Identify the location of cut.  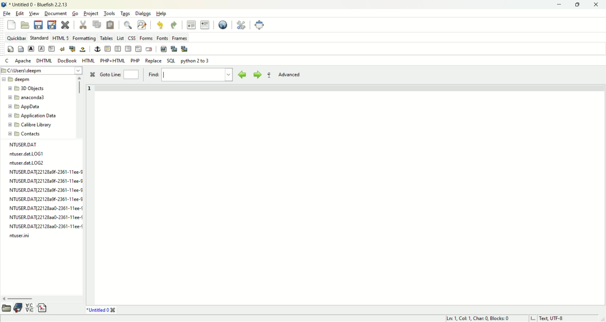
(83, 25).